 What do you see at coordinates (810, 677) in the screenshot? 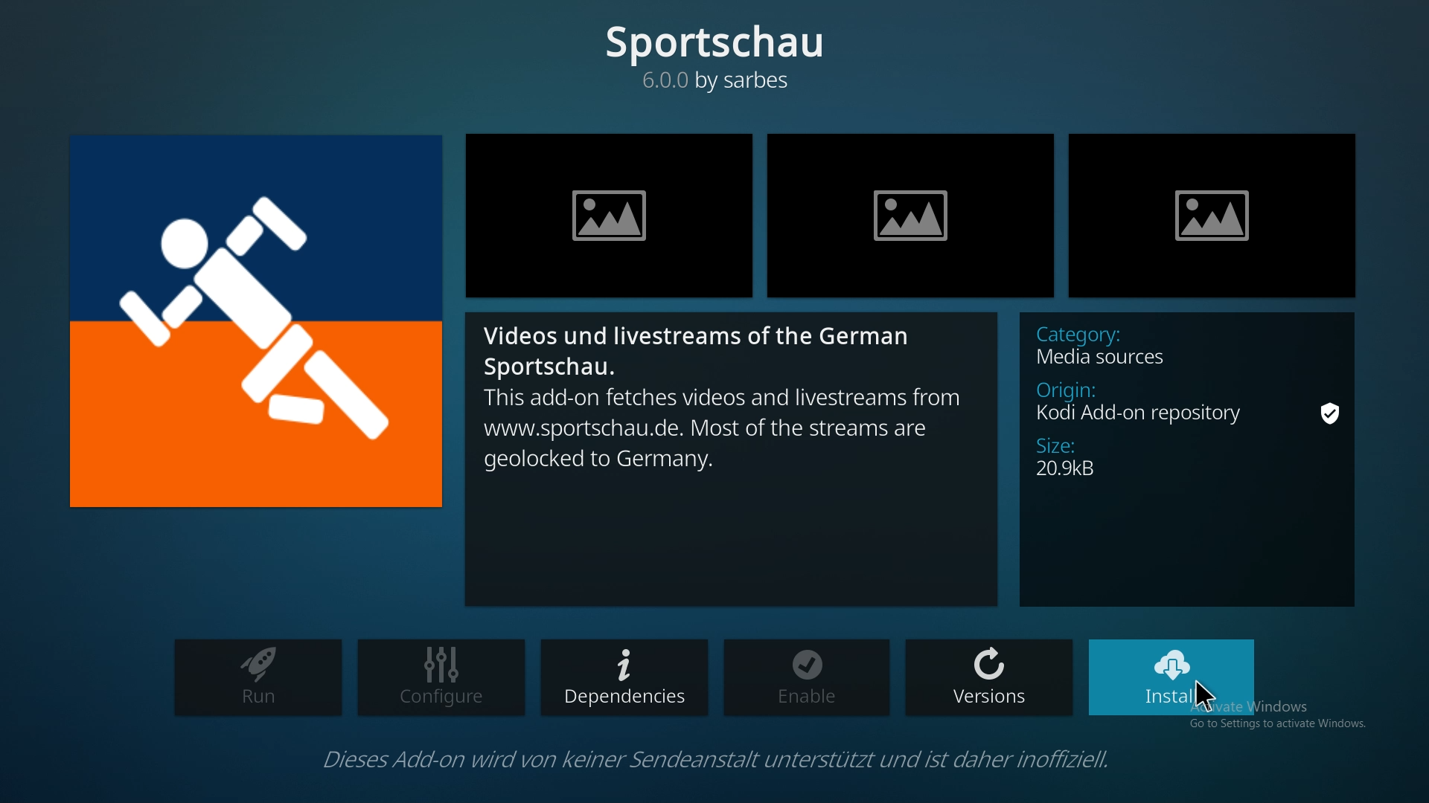
I see `enable` at bounding box center [810, 677].